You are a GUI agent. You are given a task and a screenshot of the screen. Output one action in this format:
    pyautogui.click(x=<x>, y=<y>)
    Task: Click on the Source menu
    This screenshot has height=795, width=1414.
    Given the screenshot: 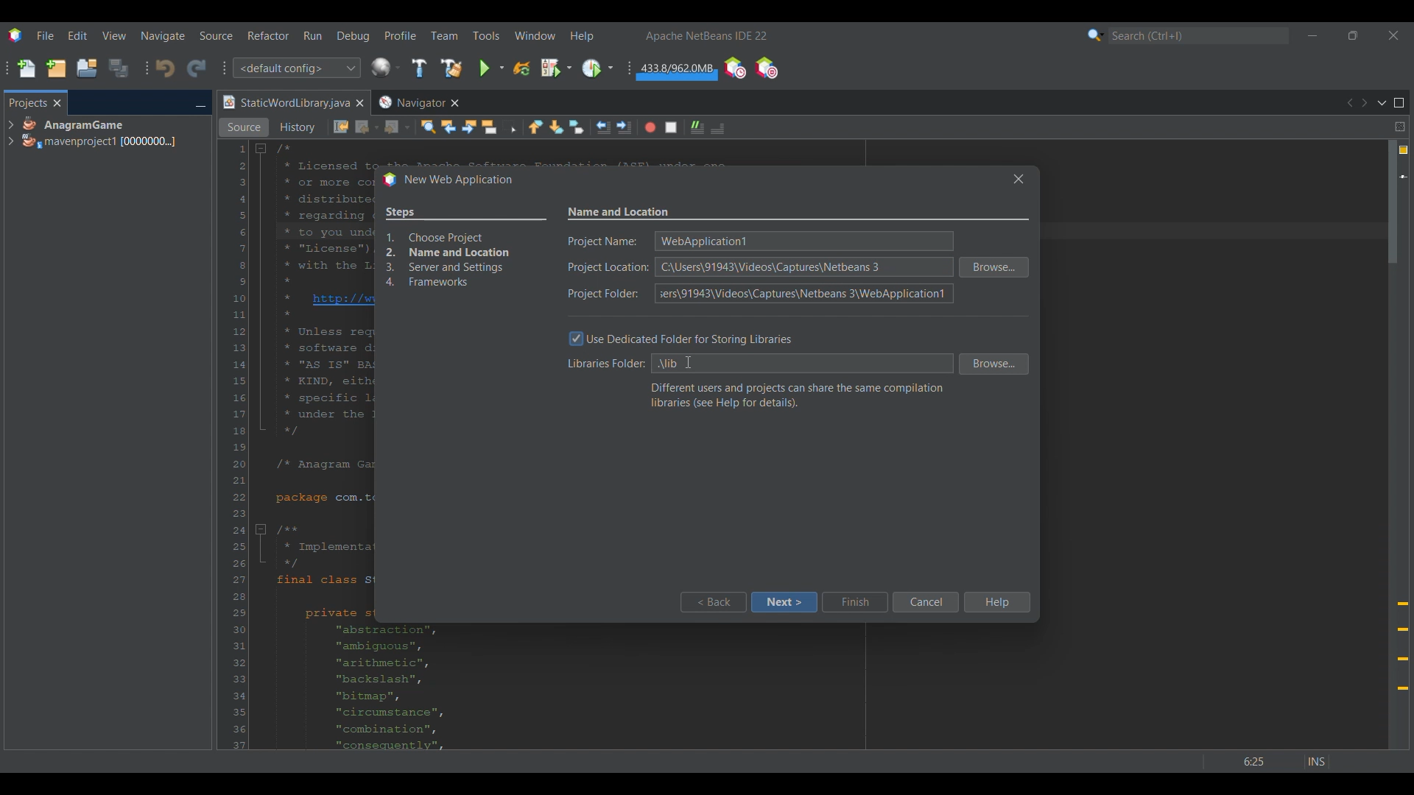 What is the action you would take?
    pyautogui.click(x=217, y=35)
    